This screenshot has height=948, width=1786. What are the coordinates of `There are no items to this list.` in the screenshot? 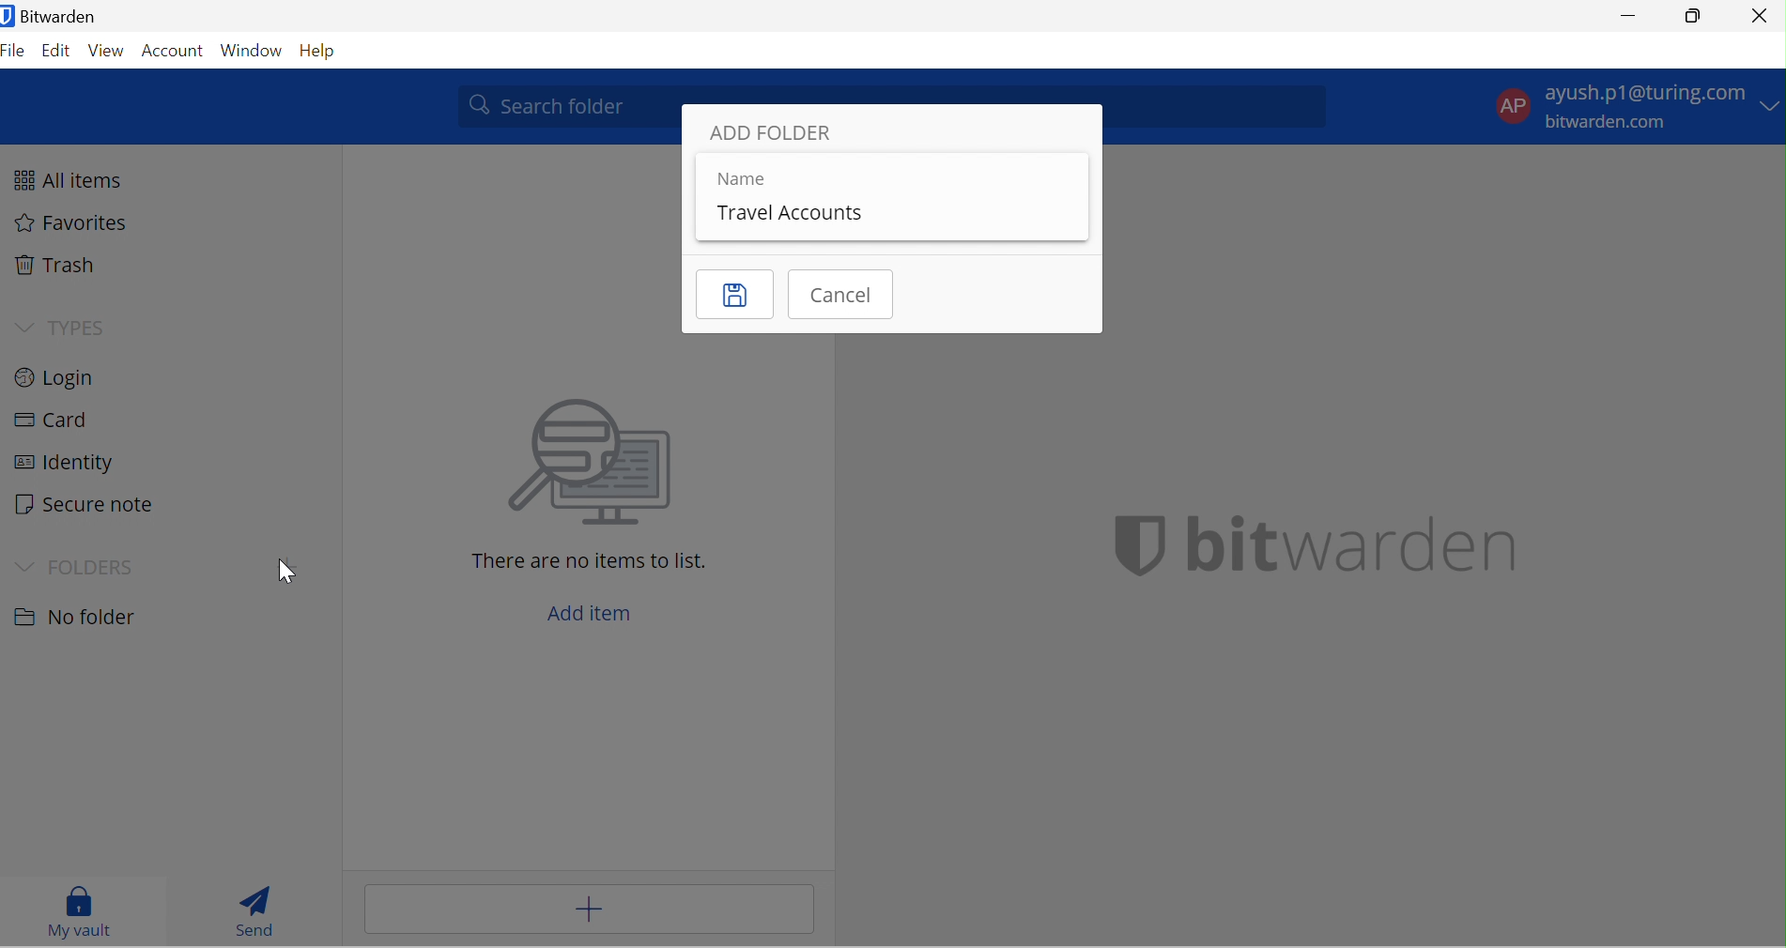 It's located at (595, 563).